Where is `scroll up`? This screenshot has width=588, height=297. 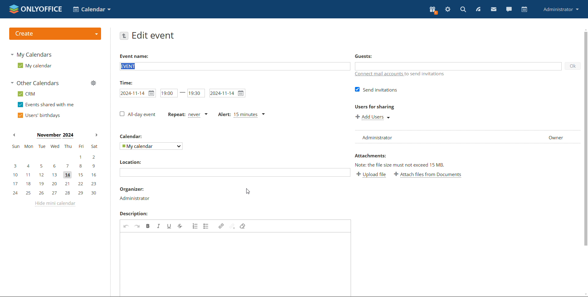 scroll up is located at coordinates (584, 29).